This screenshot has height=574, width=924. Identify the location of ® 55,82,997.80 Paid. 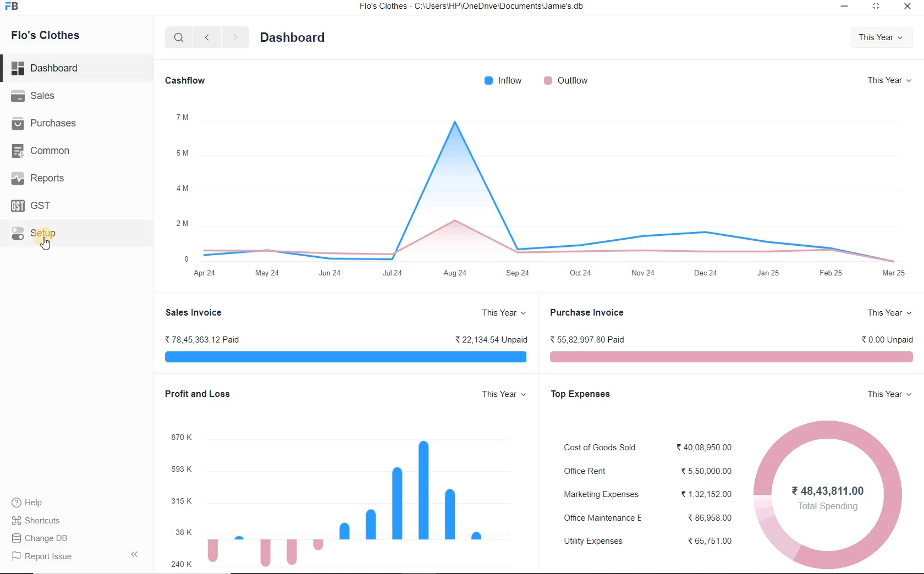
(588, 339).